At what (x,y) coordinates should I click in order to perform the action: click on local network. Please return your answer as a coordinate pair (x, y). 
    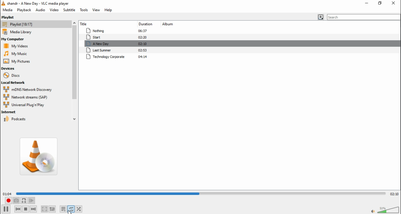
    Looking at the image, I should click on (14, 83).